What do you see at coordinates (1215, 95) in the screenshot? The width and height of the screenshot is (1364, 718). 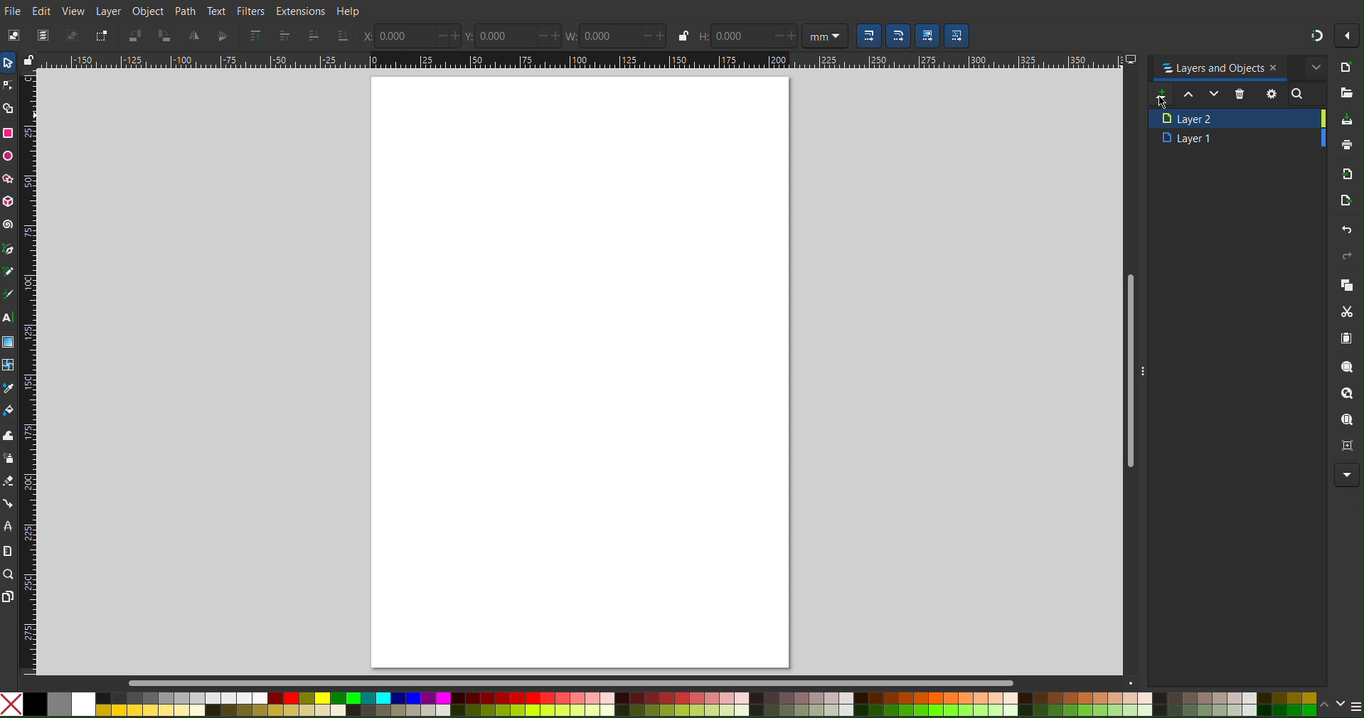 I see `Move down` at bounding box center [1215, 95].